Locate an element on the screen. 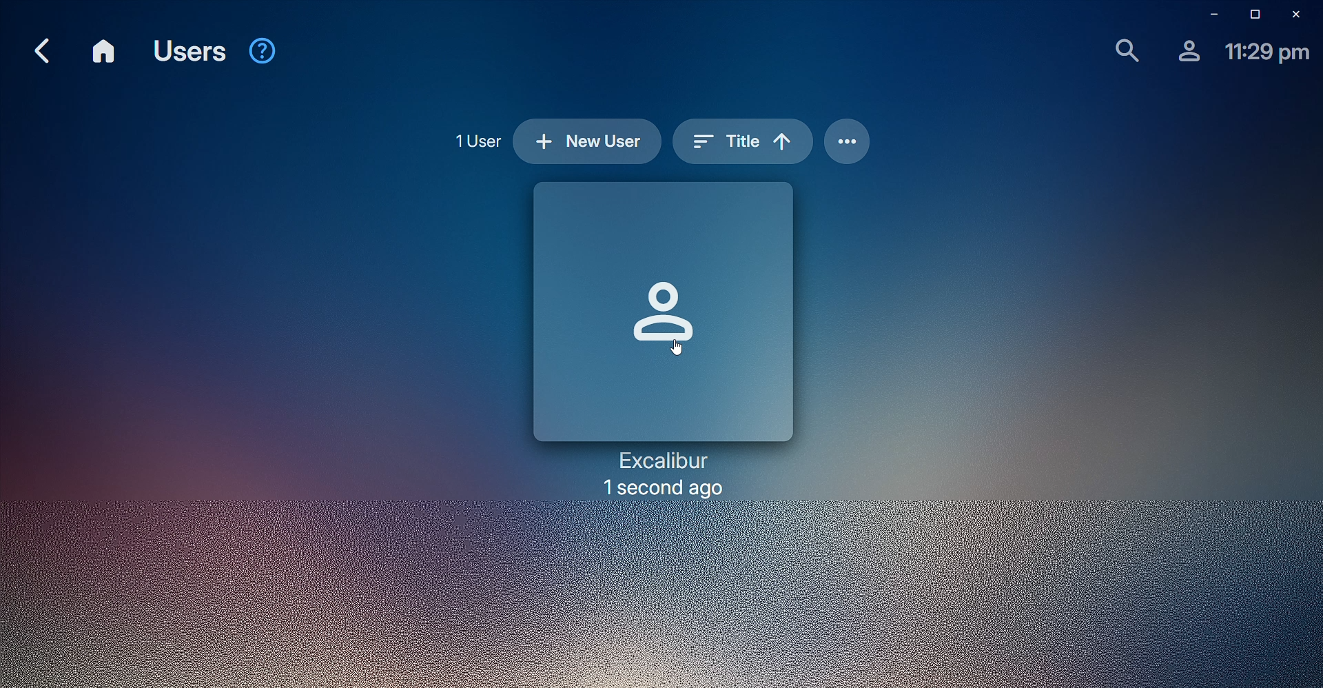 Image resolution: width=1323 pixels, height=688 pixels. Profile picture space is located at coordinates (664, 313).